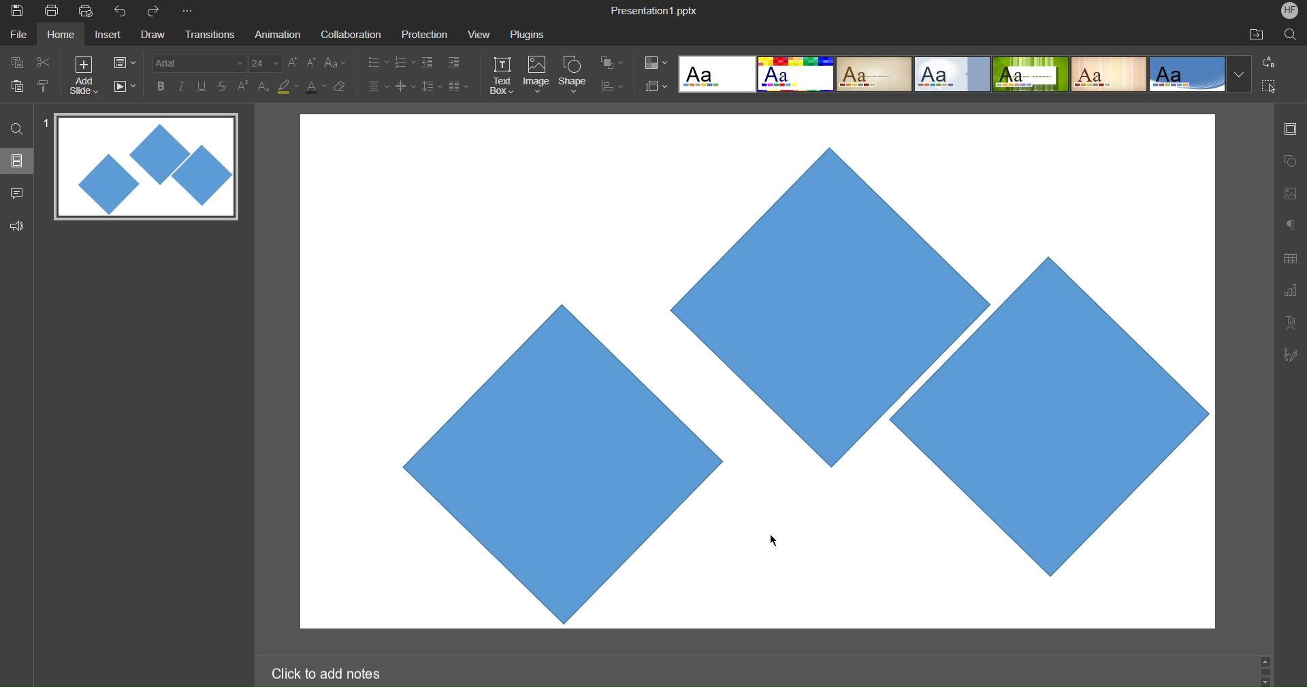  I want to click on search, so click(18, 128).